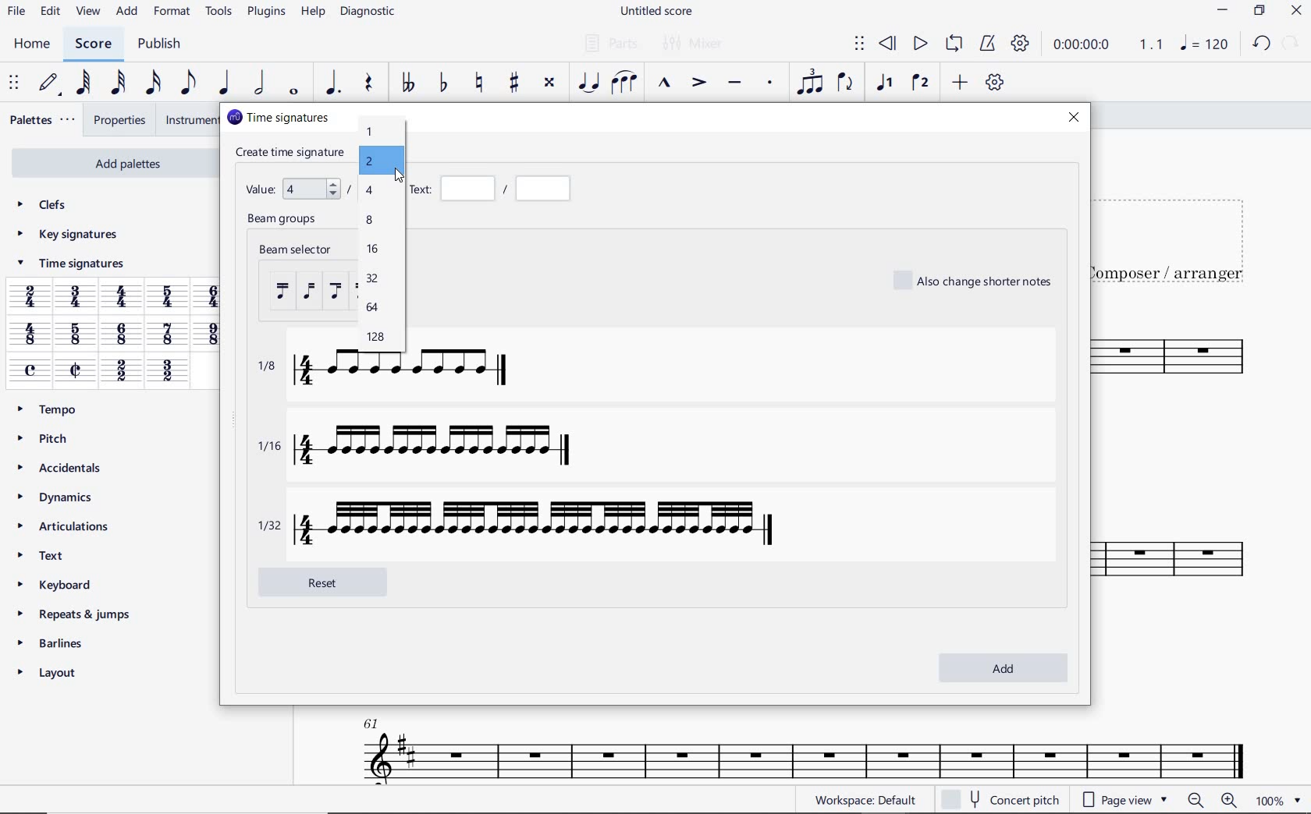 This screenshot has height=814, width=1311. I want to click on TOGGLE DOUBLE-SHARP, so click(549, 83).